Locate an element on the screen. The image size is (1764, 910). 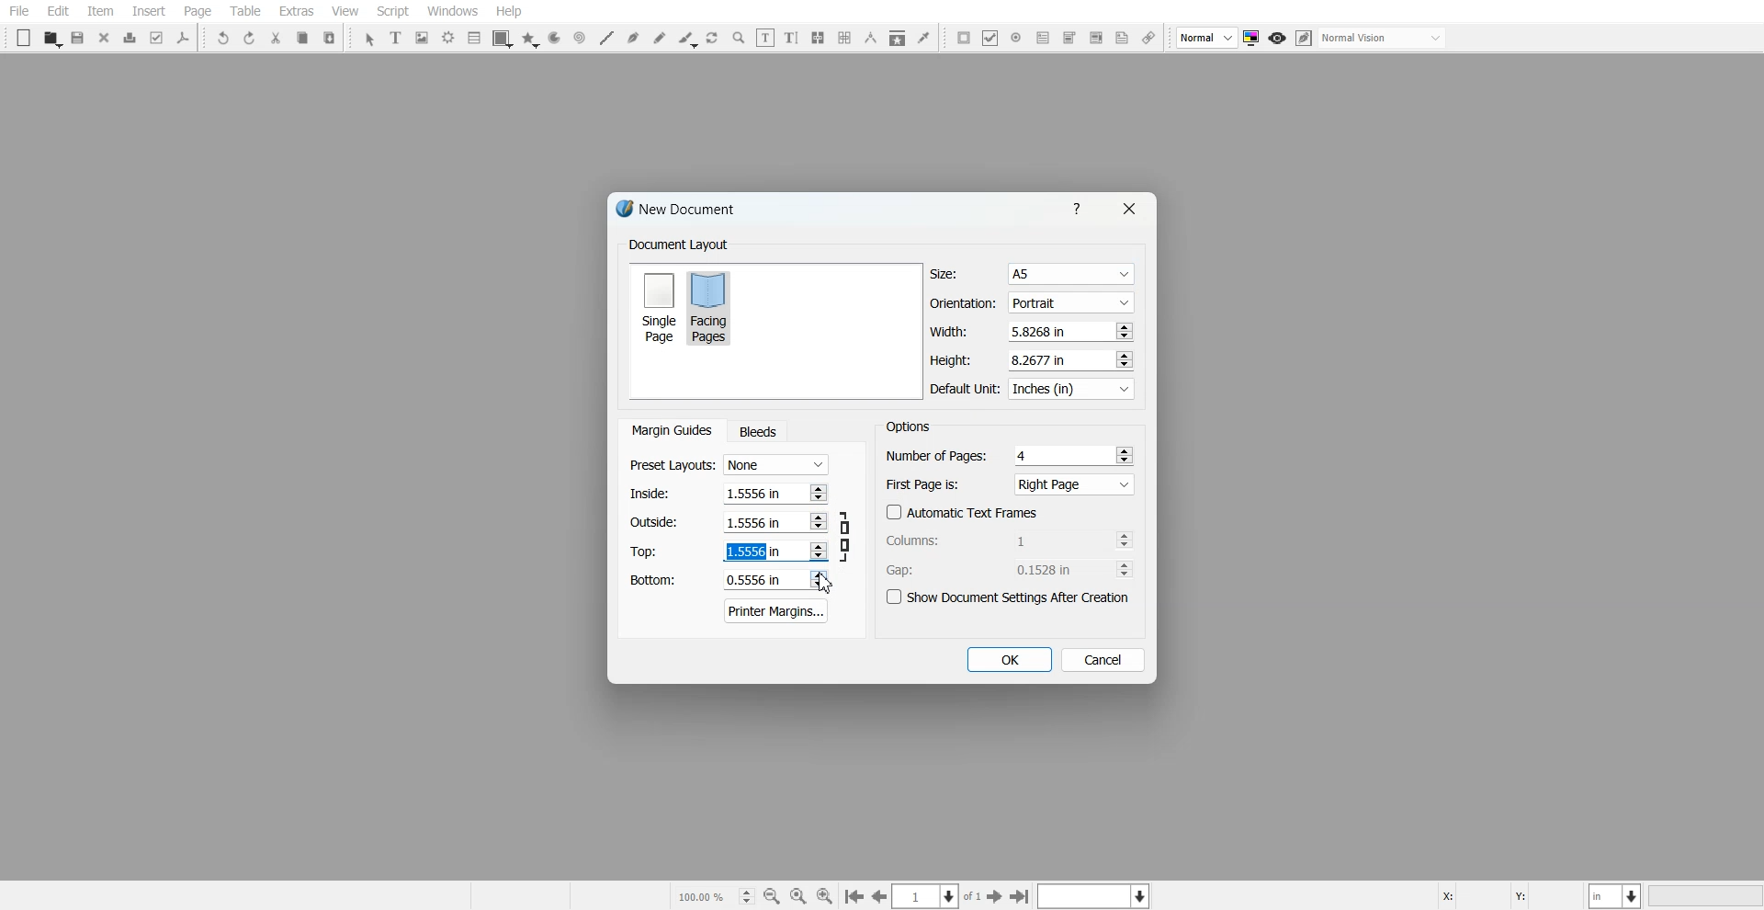
Margin Guides is located at coordinates (670, 430).